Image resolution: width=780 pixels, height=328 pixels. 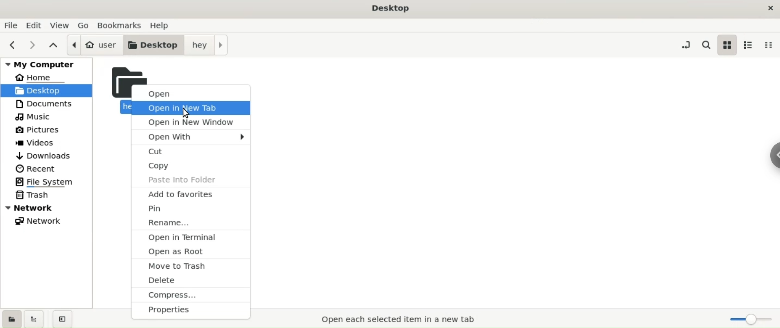 I want to click on file system, so click(x=50, y=182).